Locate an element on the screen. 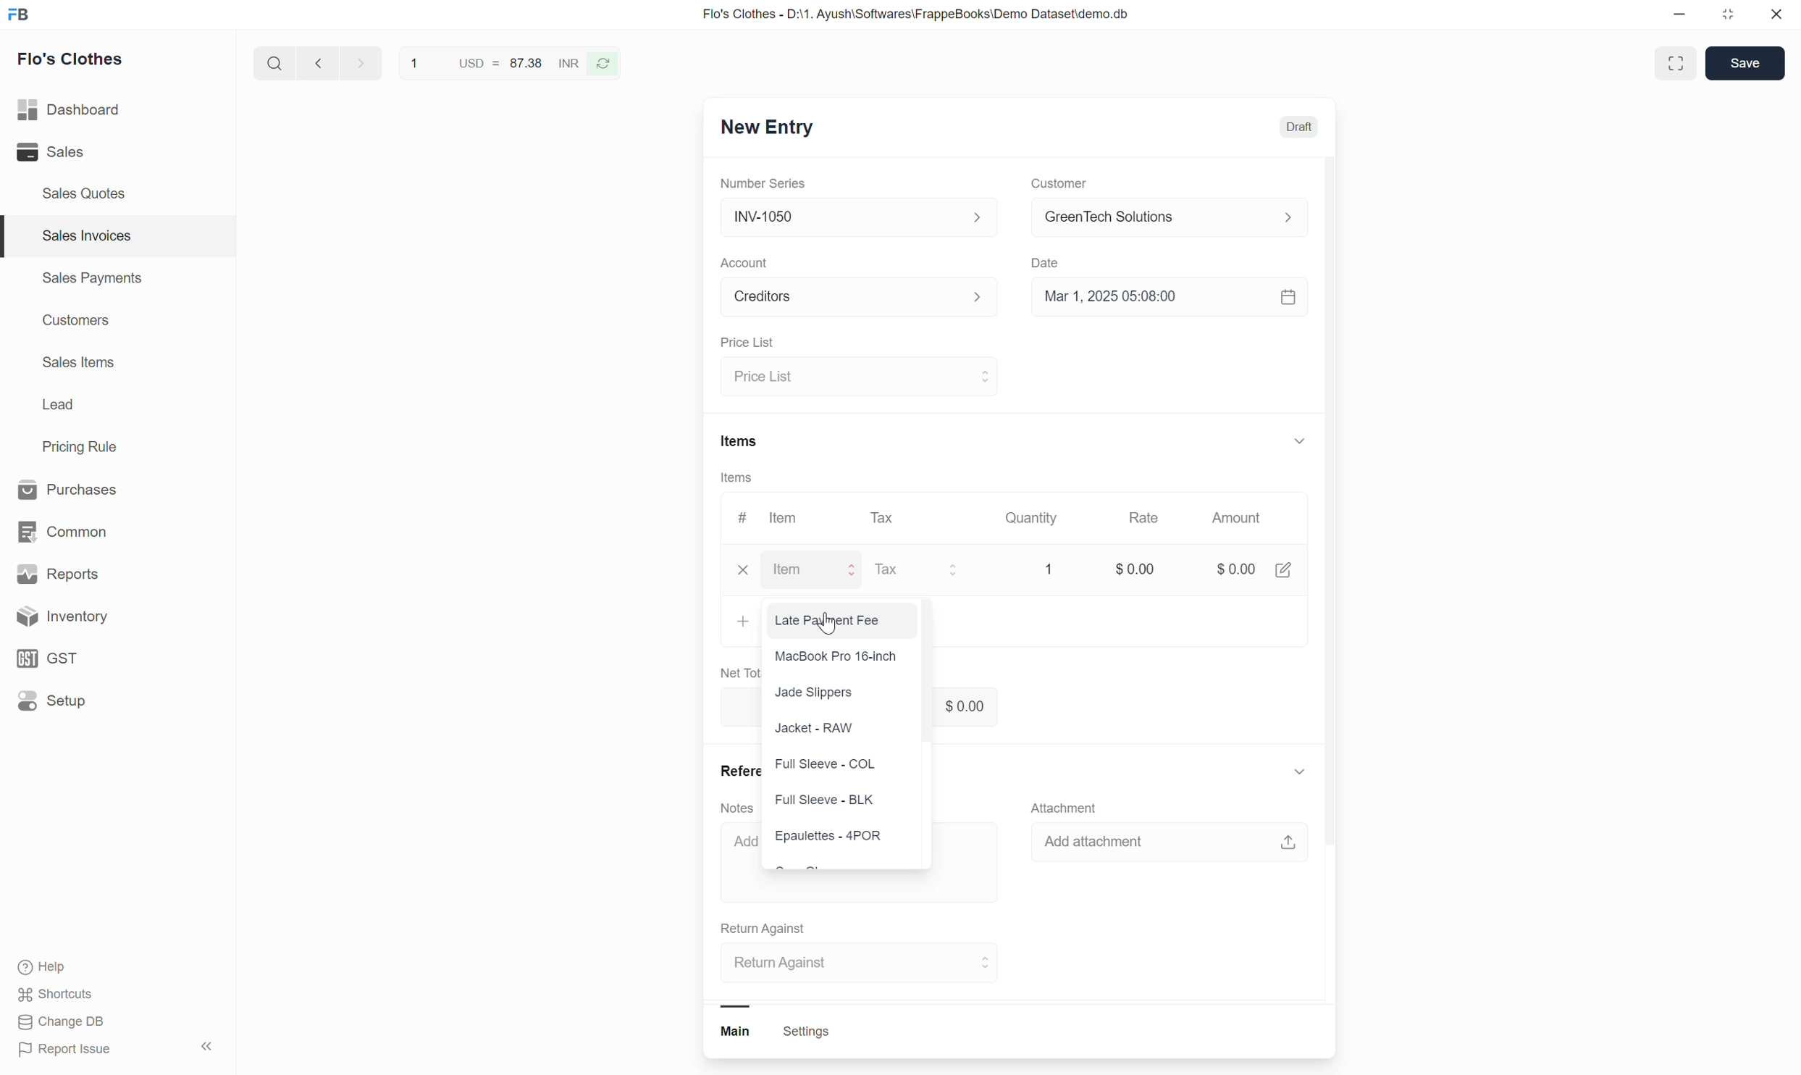  1 is located at coordinates (413, 64).